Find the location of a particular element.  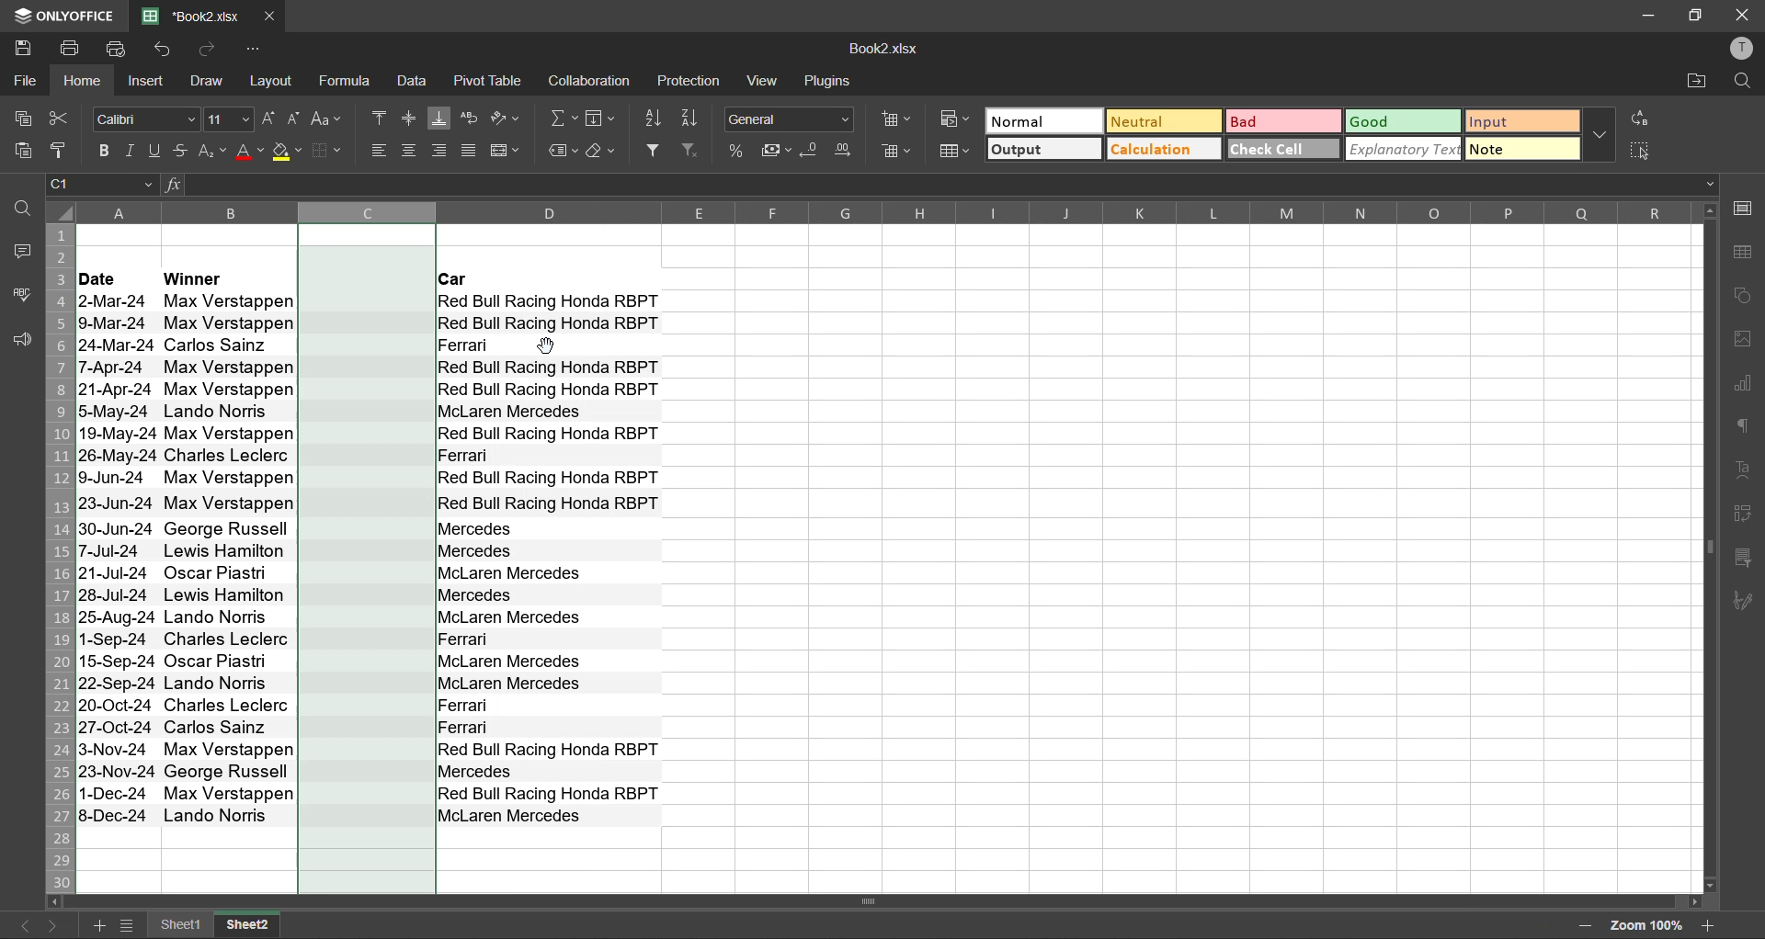

fields is located at coordinates (600, 119).